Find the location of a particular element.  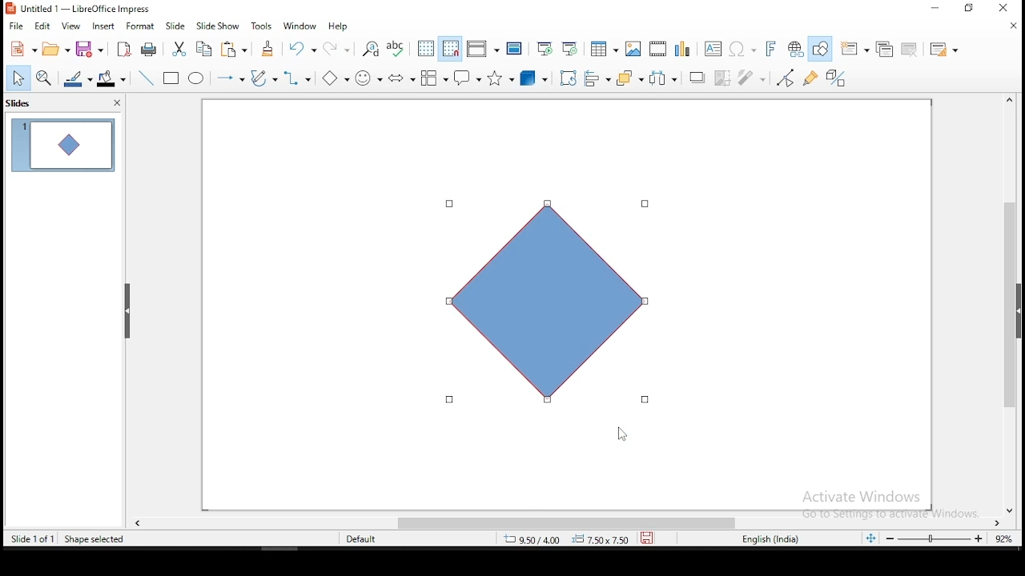

scroll right is located at coordinates (138, 521).